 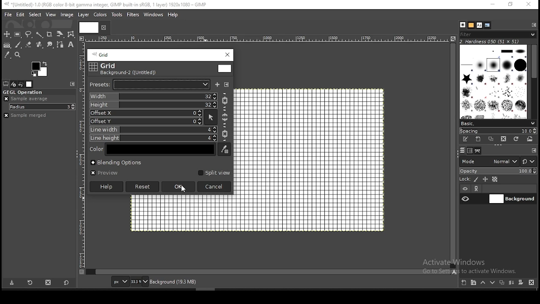 What do you see at coordinates (529, 5) in the screenshot?
I see `close window` at bounding box center [529, 5].